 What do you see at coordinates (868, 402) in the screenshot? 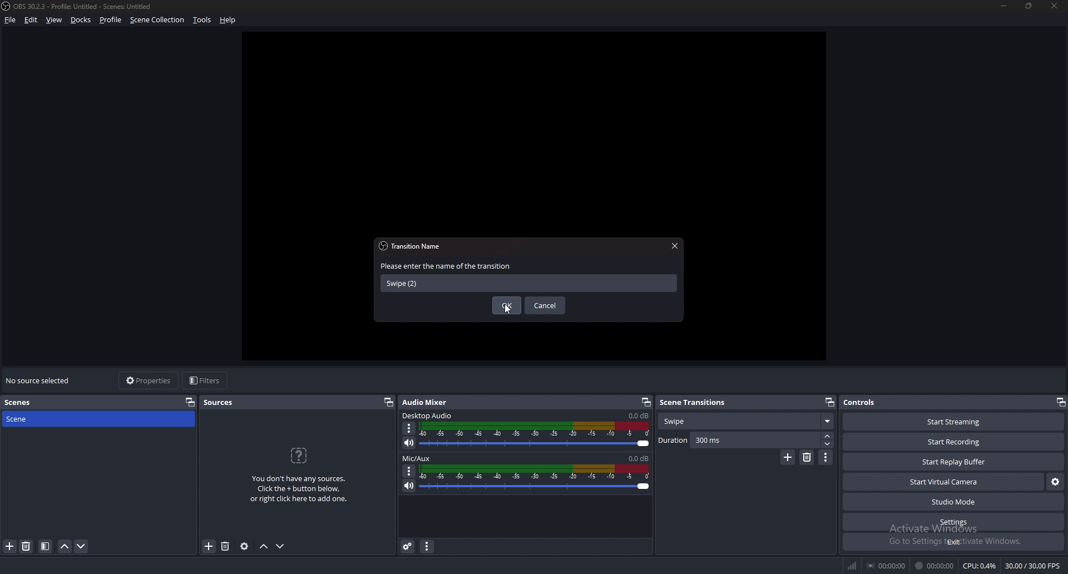
I see `controls` at bounding box center [868, 402].